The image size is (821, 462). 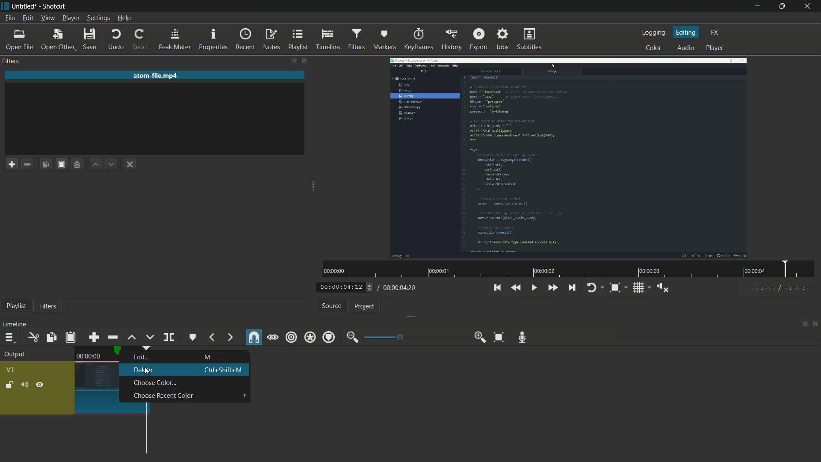 I want to click on cursor, so click(x=145, y=372).